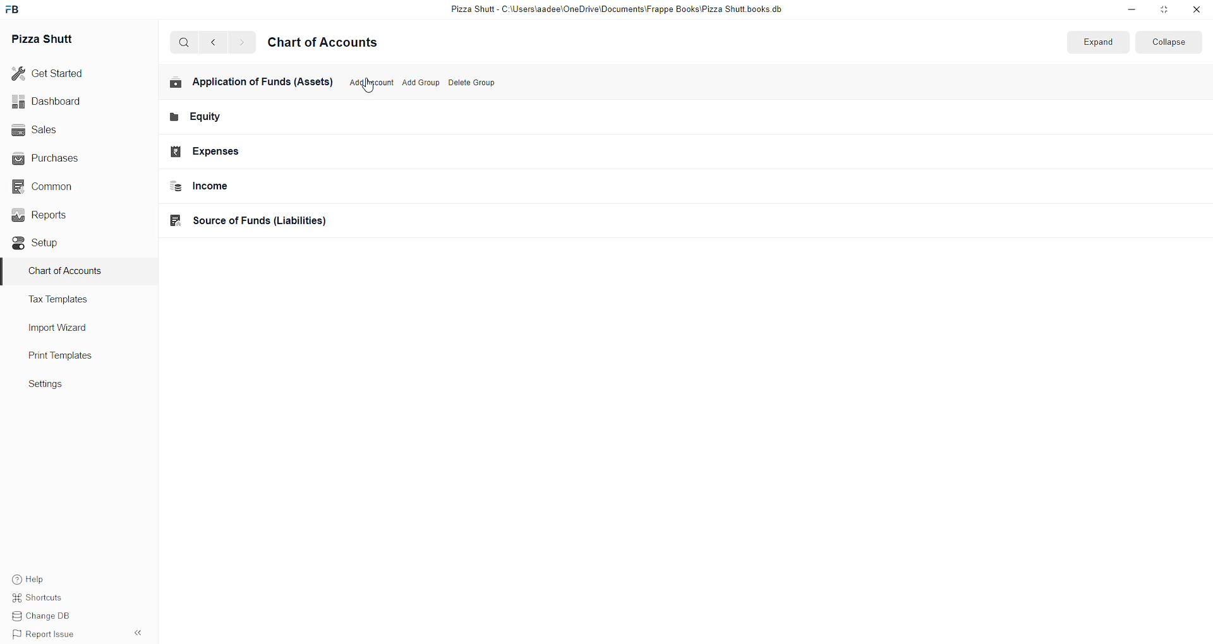  I want to click on settings , so click(57, 387).